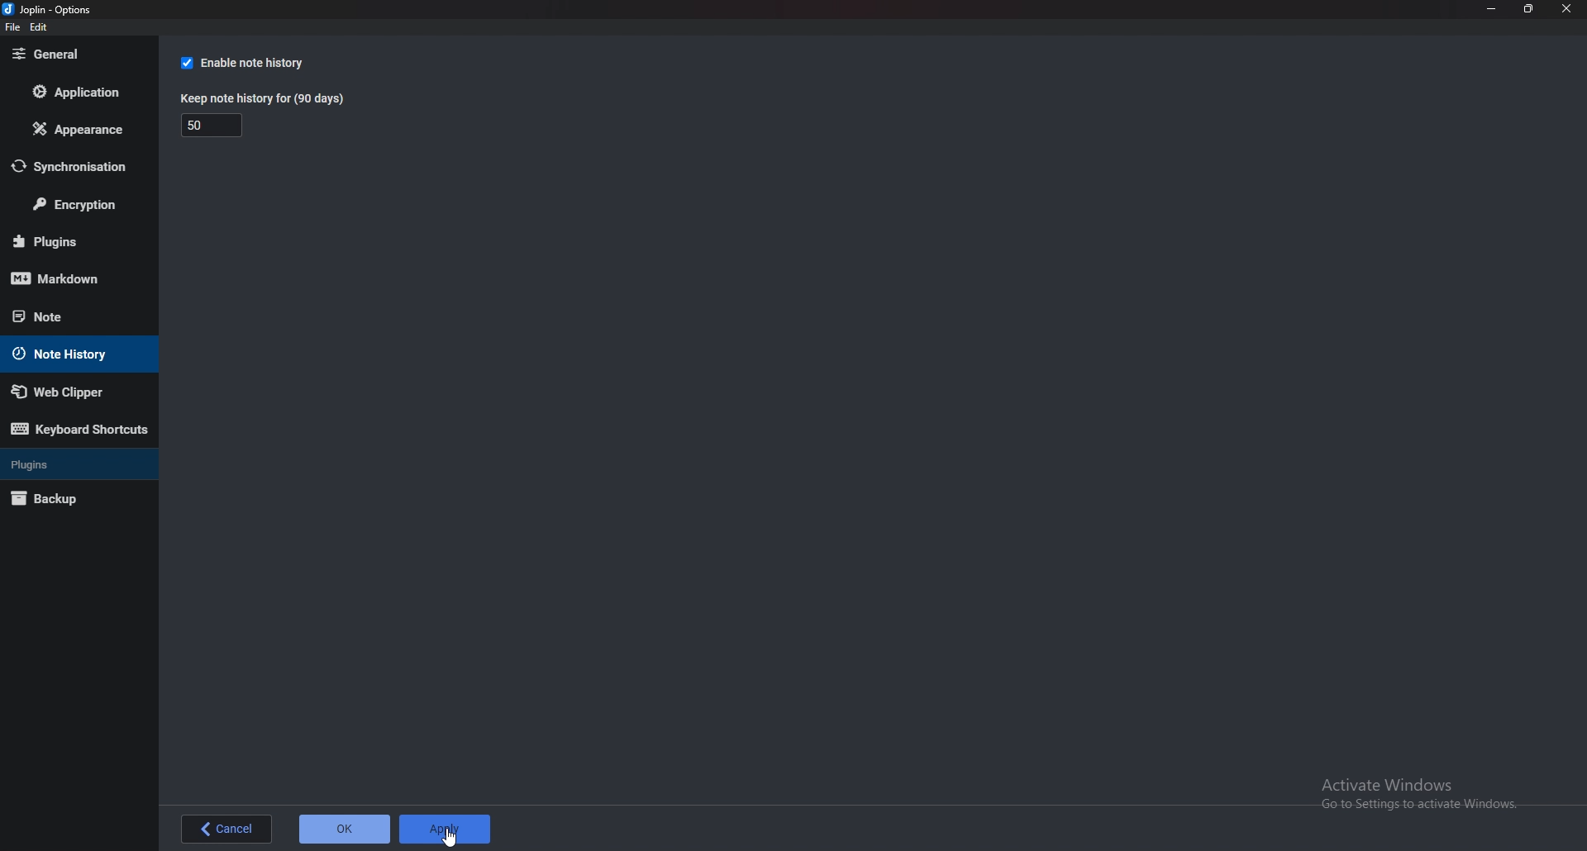 The image size is (1587, 851). I want to click on Enable note history, so click(252, 62).